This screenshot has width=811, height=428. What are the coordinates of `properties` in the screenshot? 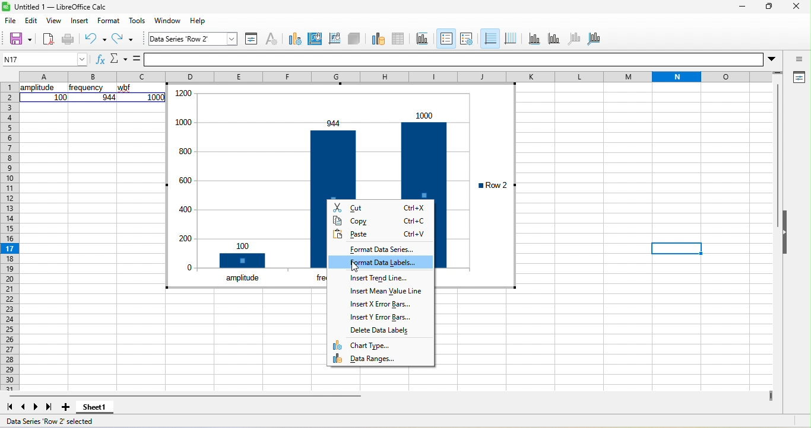 It's located at (797, 77).